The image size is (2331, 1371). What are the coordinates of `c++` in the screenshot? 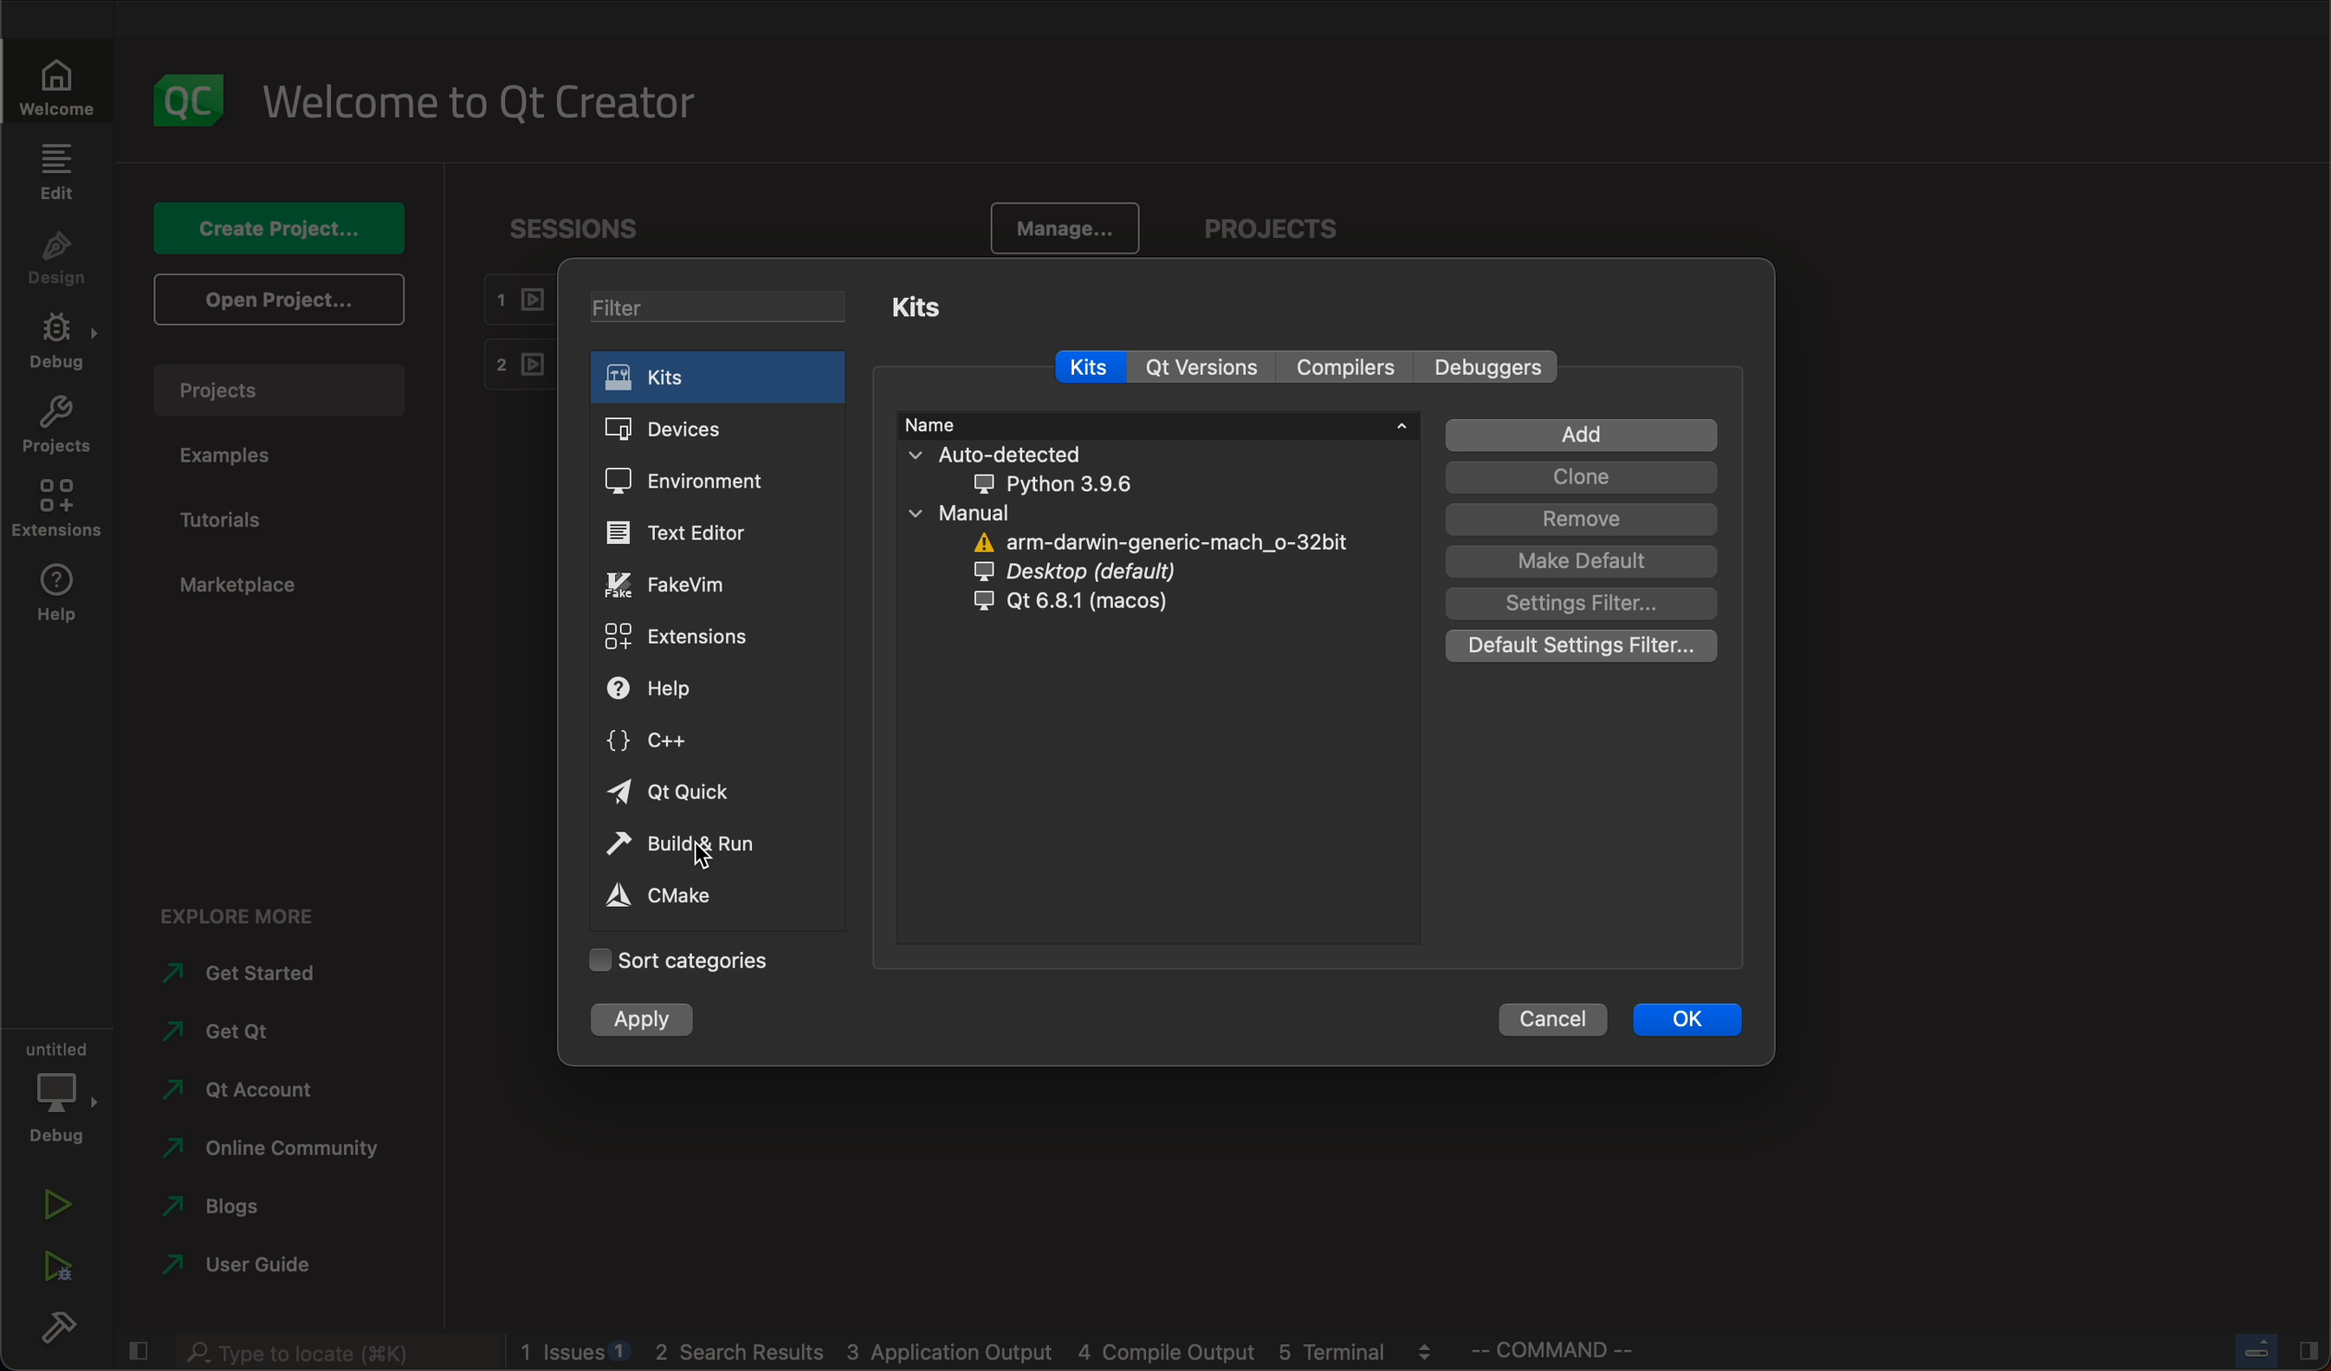 It's located at (692, 740).